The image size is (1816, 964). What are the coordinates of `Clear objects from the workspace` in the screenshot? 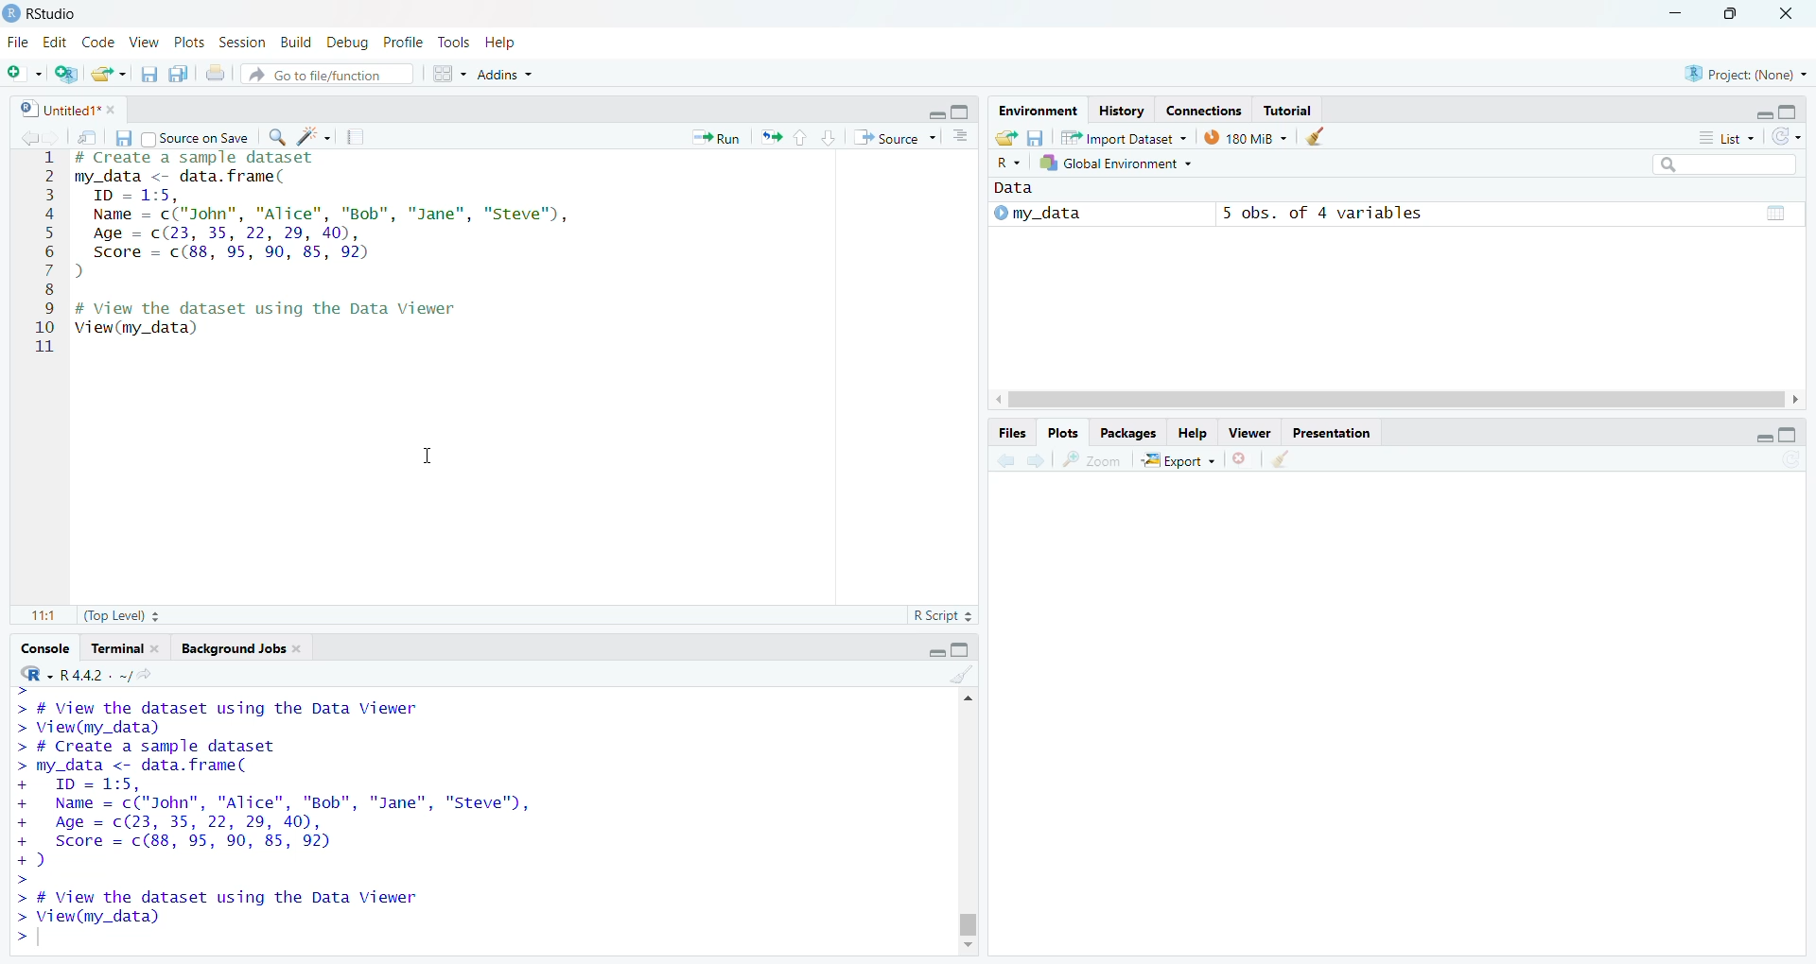 It's located at (1313, 139).